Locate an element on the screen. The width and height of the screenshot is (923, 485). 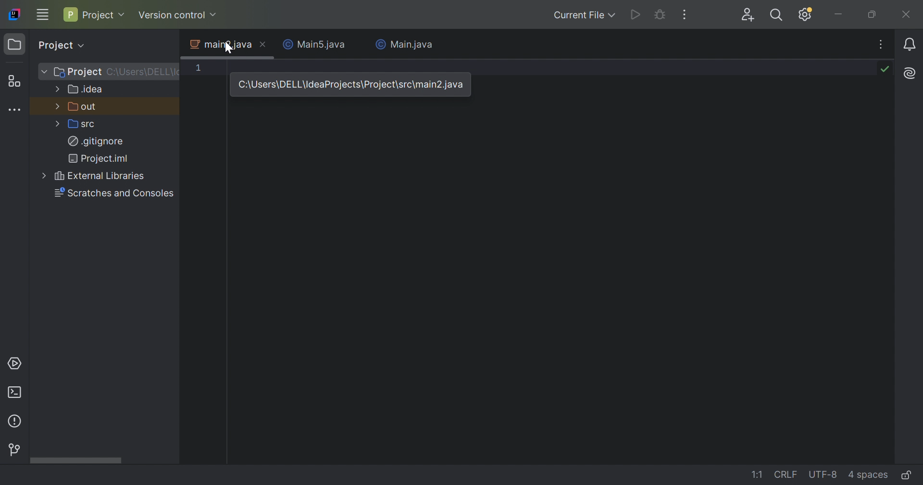
Restore down is located at coordinates (873, 14).